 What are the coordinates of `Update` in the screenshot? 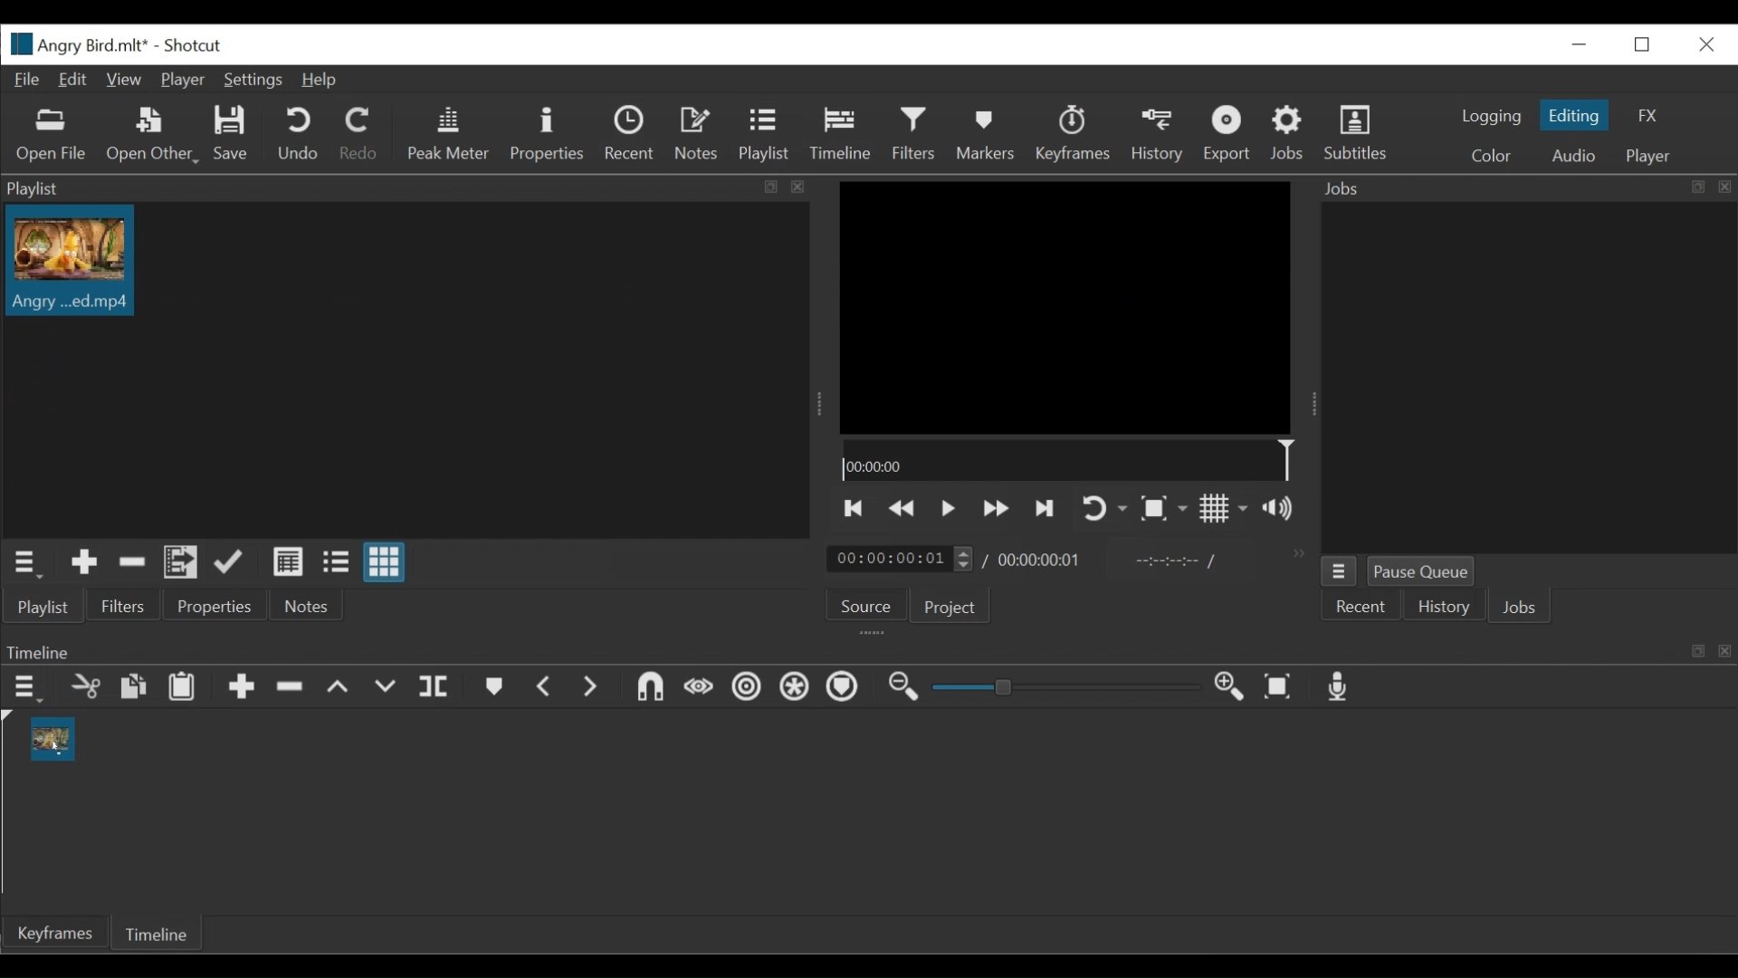 It's located at (232, 563).